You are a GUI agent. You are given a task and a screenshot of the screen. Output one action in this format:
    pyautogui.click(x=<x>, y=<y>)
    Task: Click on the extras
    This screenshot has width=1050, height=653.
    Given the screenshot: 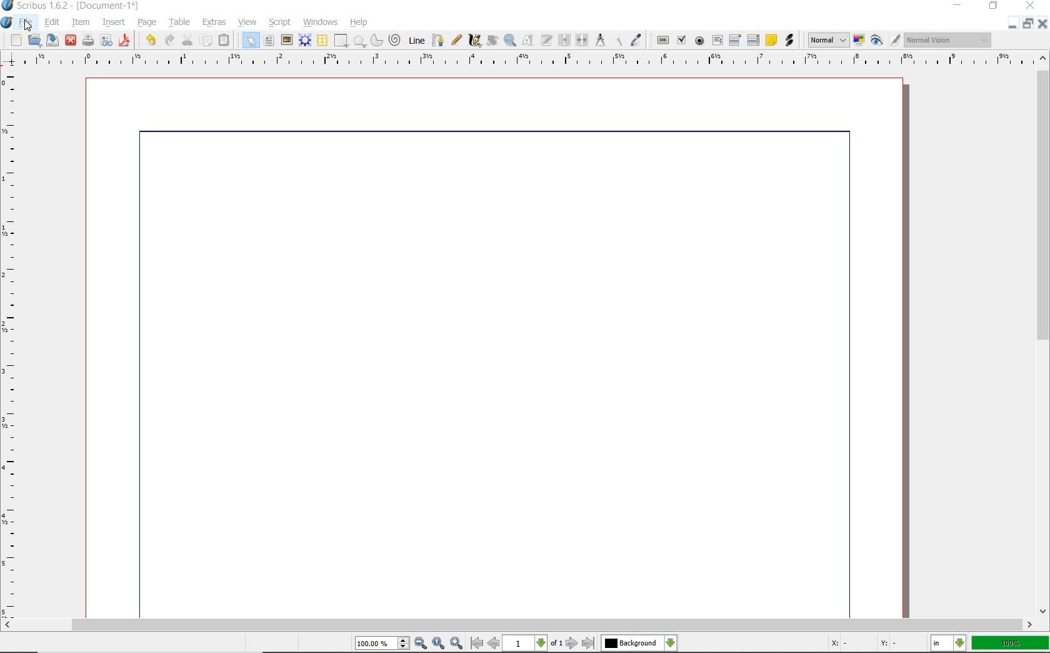 What is the action you would take?
    pyautogui.click(x=215, y=23)
    